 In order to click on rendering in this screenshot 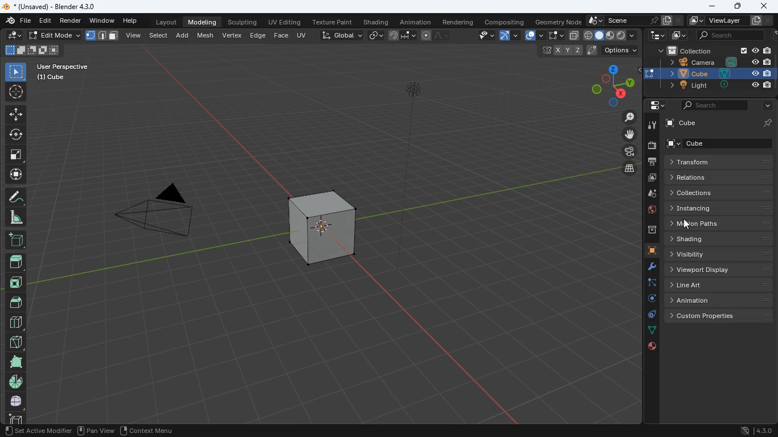, I will do `click(458, 22)`.